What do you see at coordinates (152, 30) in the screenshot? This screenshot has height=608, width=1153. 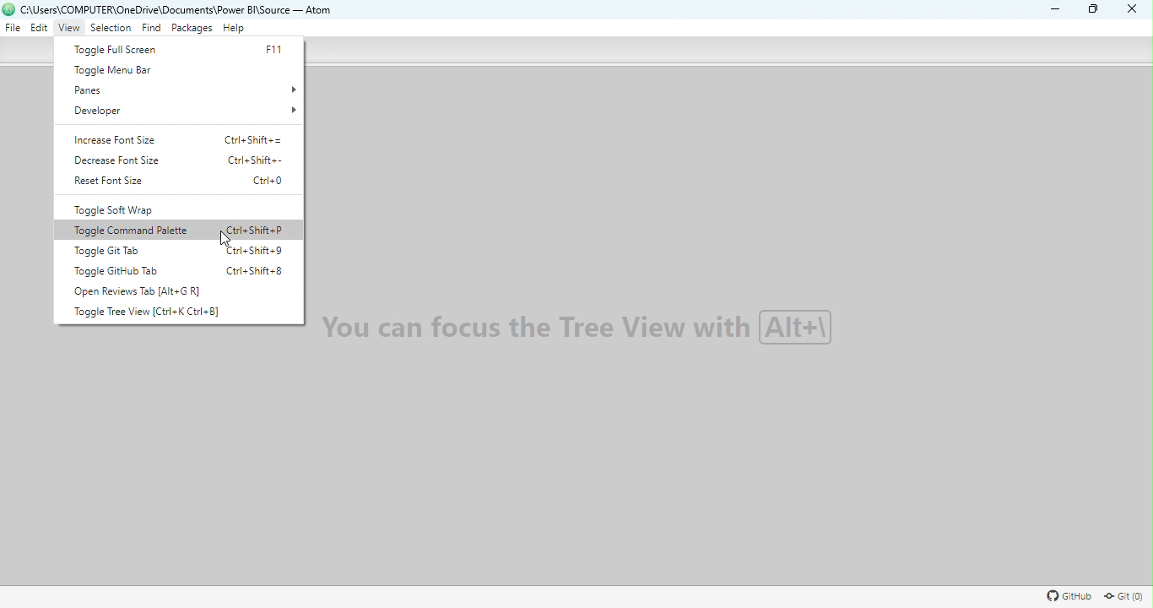 I see `Find` at bounding box center [152, 30].